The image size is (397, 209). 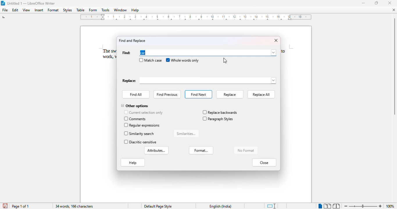 What do you see at coordinates (67, 10) in the screenshot?
I see `styles` at bounding box center [67, 10].